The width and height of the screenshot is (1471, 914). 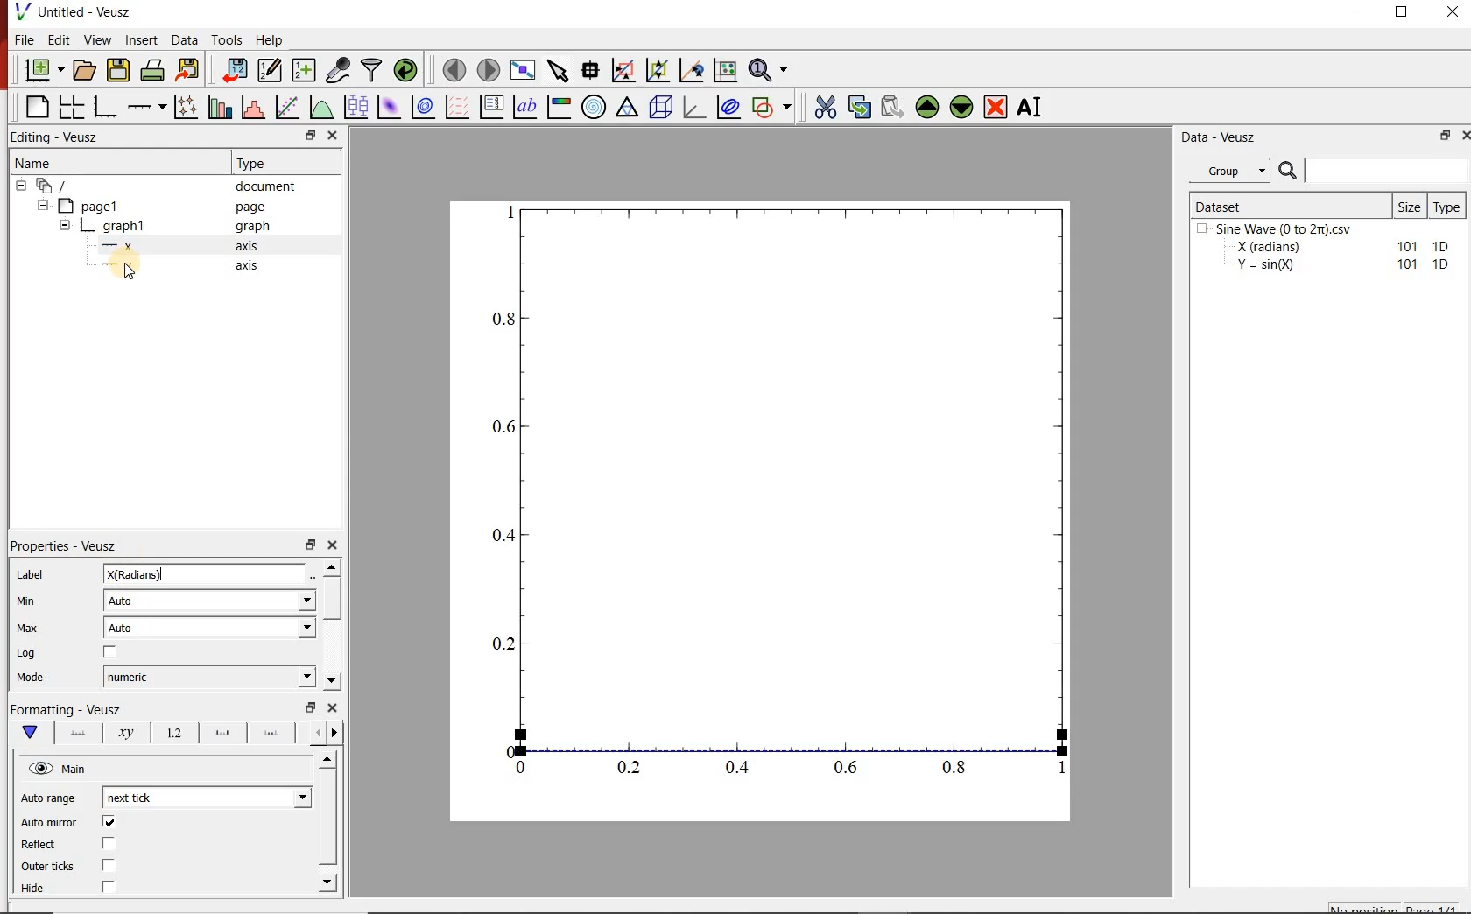 I want to click on click or draw rectangle, so click(x=623, y=68).